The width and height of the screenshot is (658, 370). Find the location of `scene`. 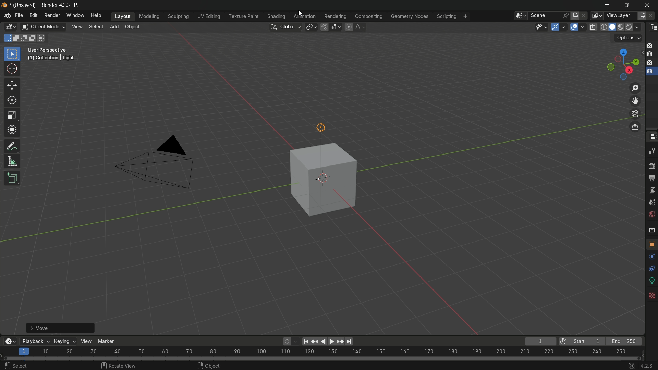

scene is located at coordinates (651, 202).